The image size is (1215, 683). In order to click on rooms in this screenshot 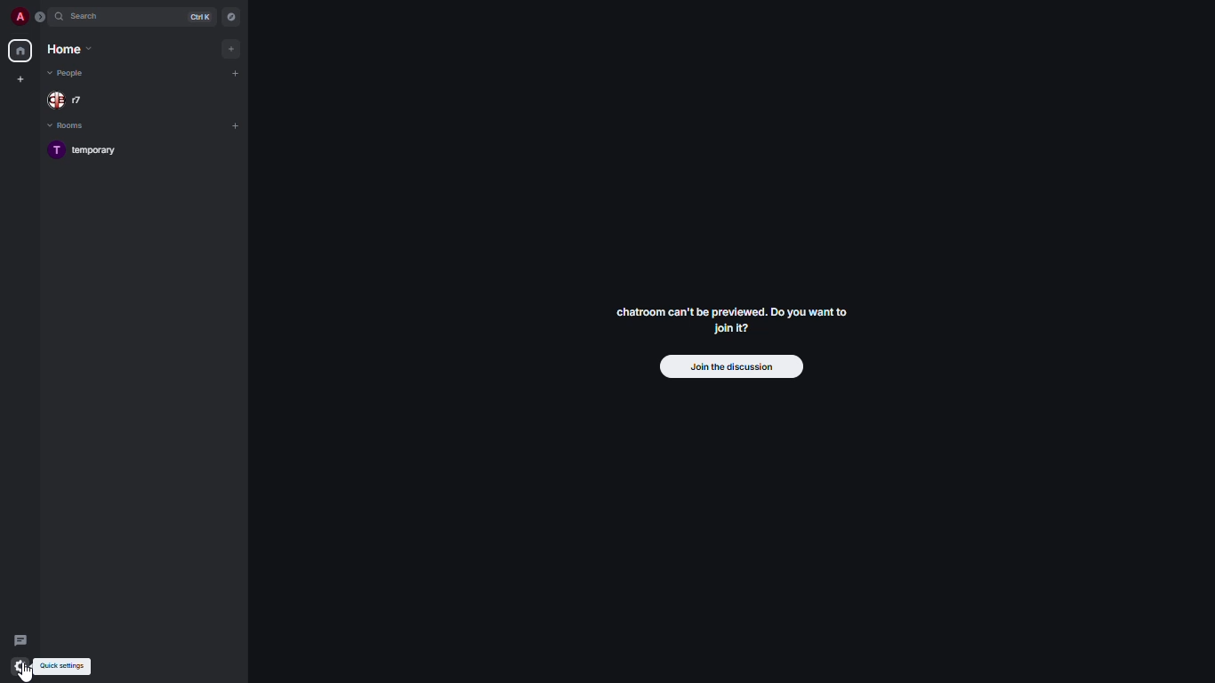, I will do `click(70, 126)`.